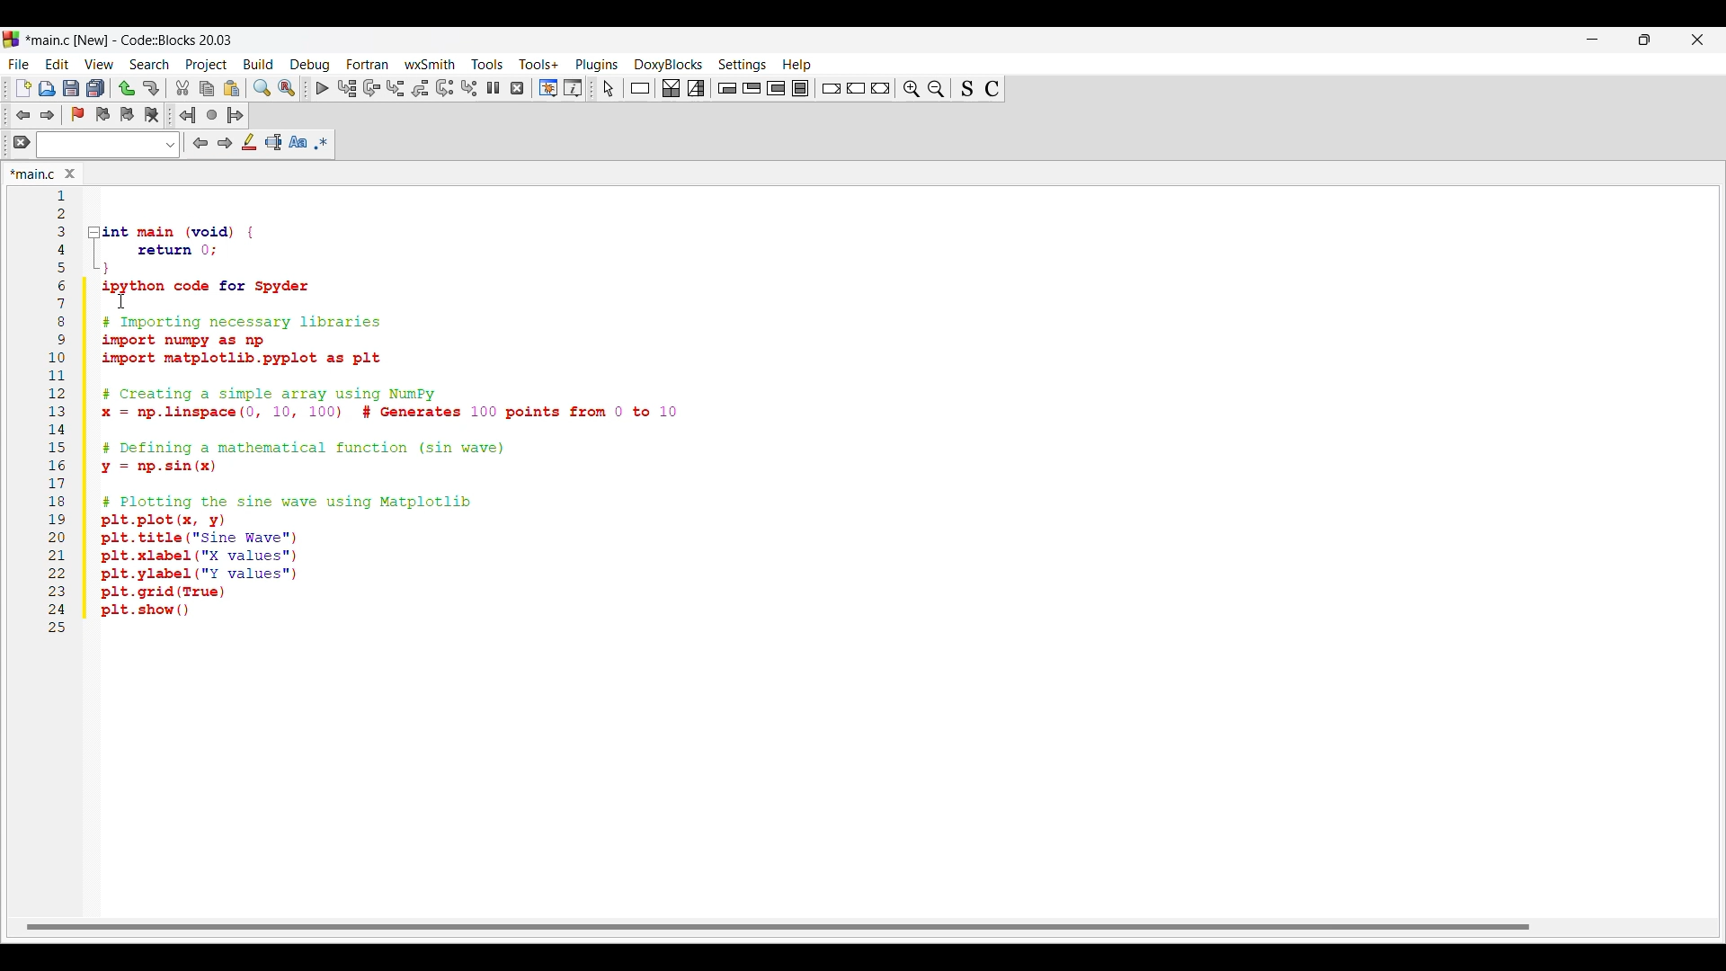 The height and width of the screenshot is (971, 1726). I want to click on Debug menu, so click(310, 66).